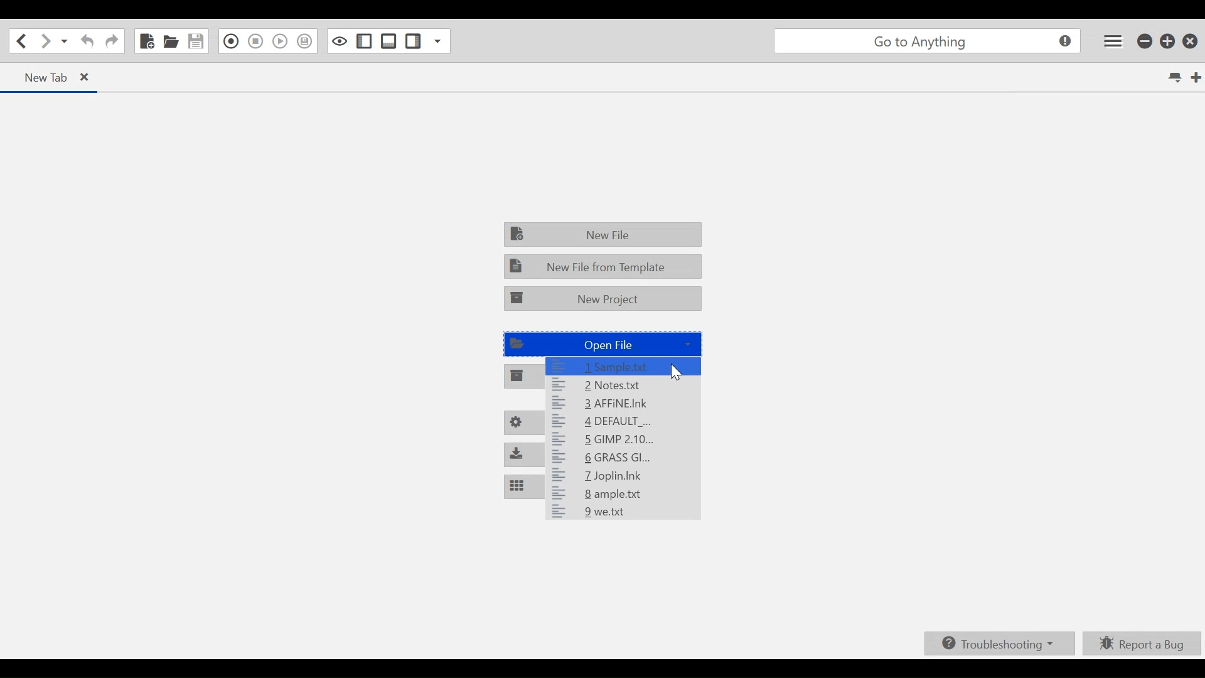  What do you see at coordinates (925, 41) in the screenshot?
I see `go to anything` at bounding box center [925, 41].